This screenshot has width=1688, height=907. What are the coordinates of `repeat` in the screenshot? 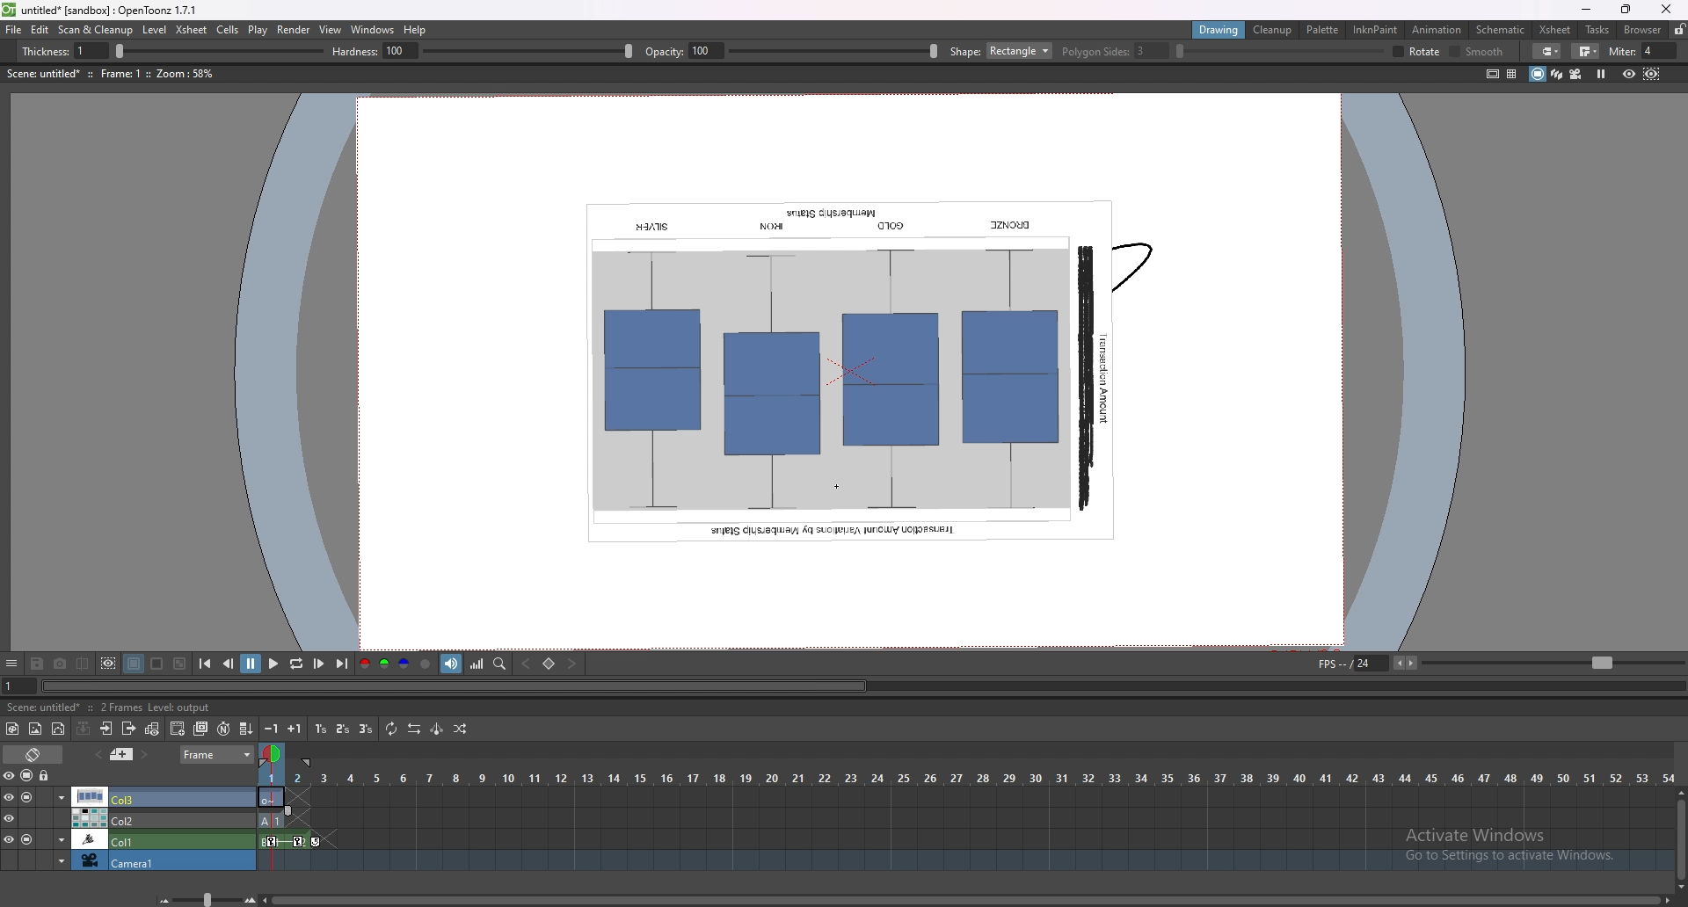 It's located at (389, 729).